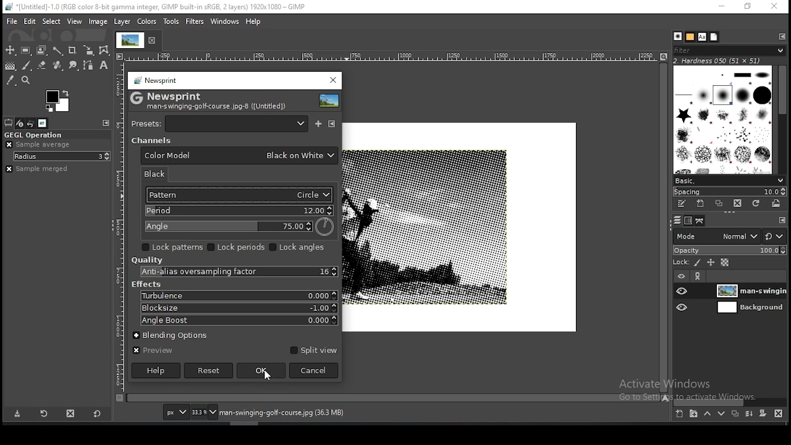 This screenshot has height=445, width=791. I want to click on scroll bar, so click(730, 401).